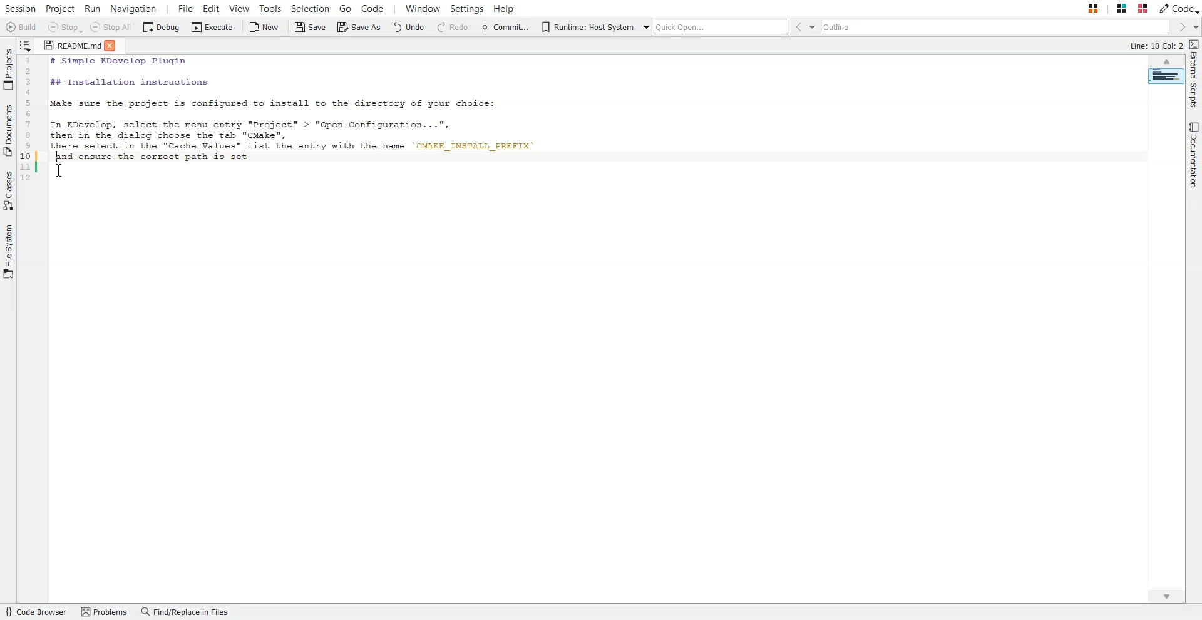 The width and height of the screenshot is (1202, 620). Describe the element at coordinates (186, 612) in the screenshot. I see `Find/Replace in Files` at that location.